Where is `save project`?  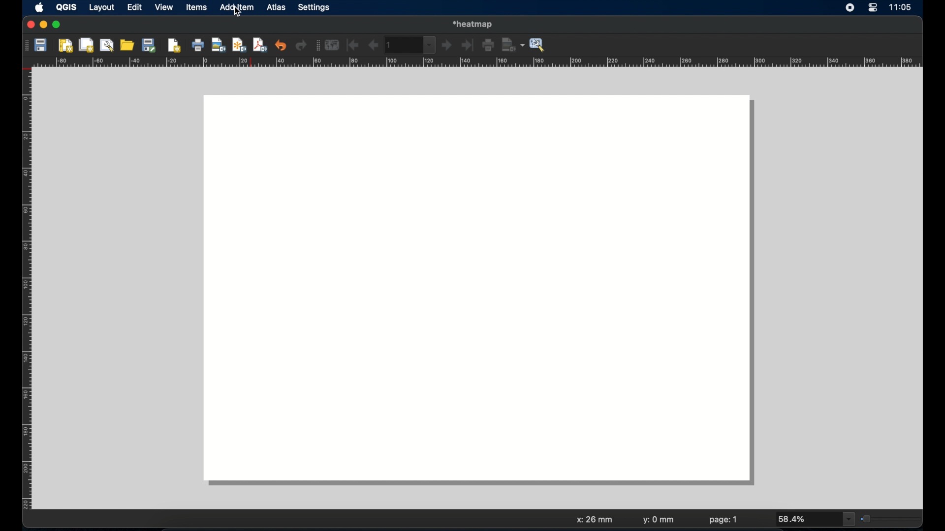
save project is located at coordinates (42, 46).